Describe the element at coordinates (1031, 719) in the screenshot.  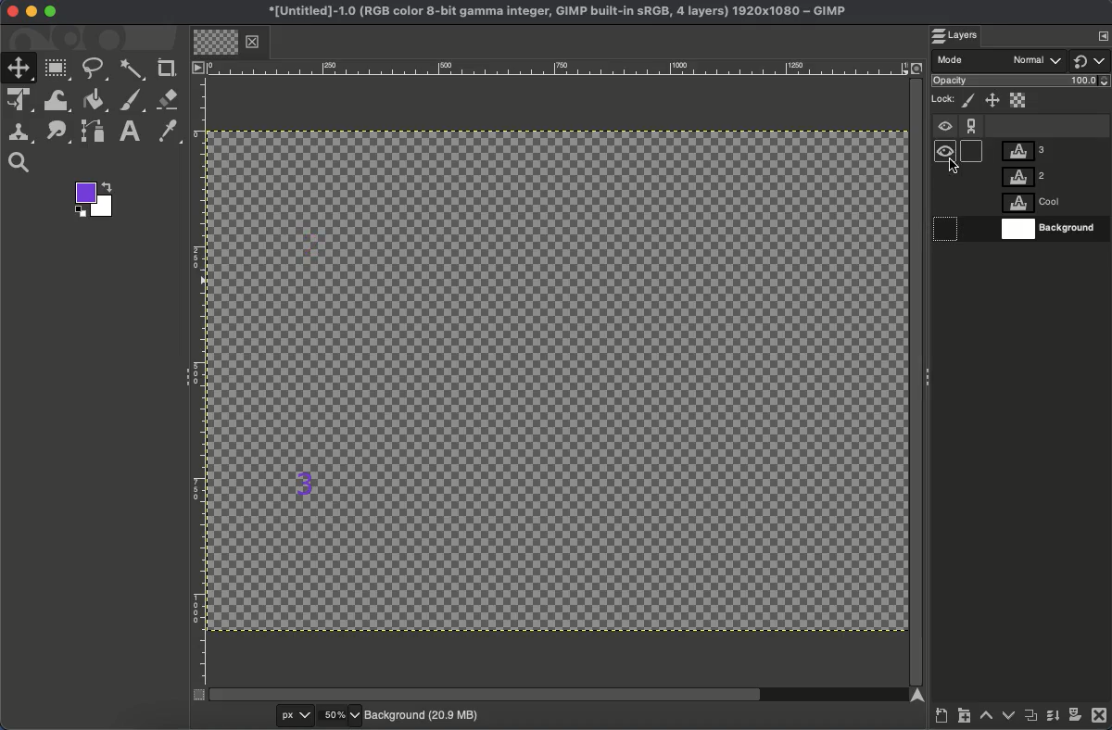
I see `Duplicate` at that location.